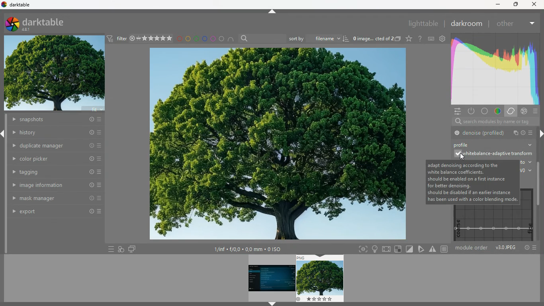 This screenshot has height=306, width=544. Describe the element at coordinates (502, 122) in the screenshot. I see `search` at that location.